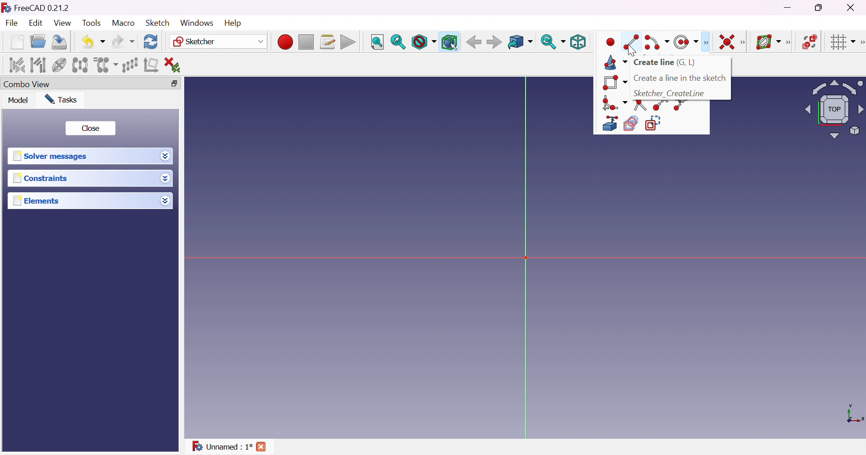 The width and height of the screenshot is (866, 455). What do you see at coordinates (196, 23) in the screenshot?
I see `Windows` at bounding box center [196, 23].